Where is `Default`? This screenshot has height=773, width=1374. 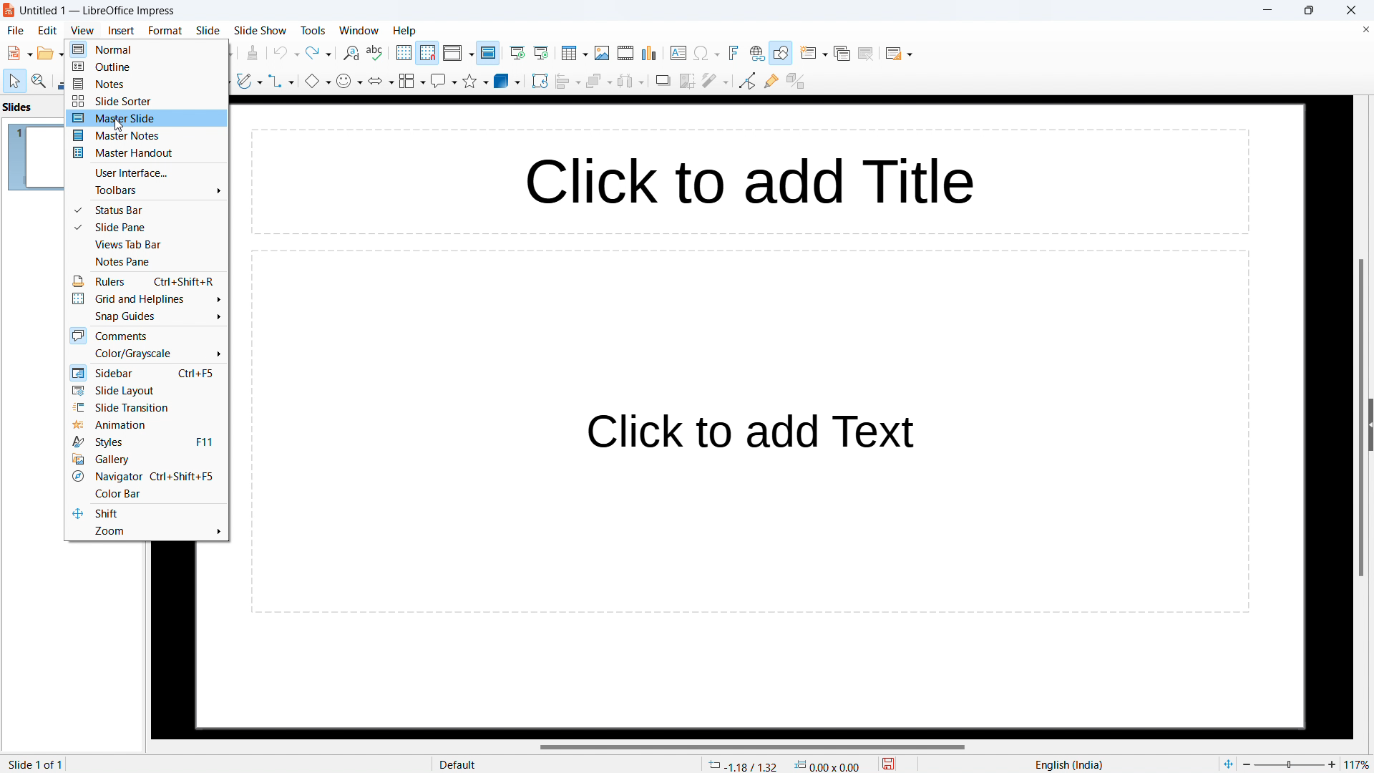 Default is located at coordinates (459, 764).